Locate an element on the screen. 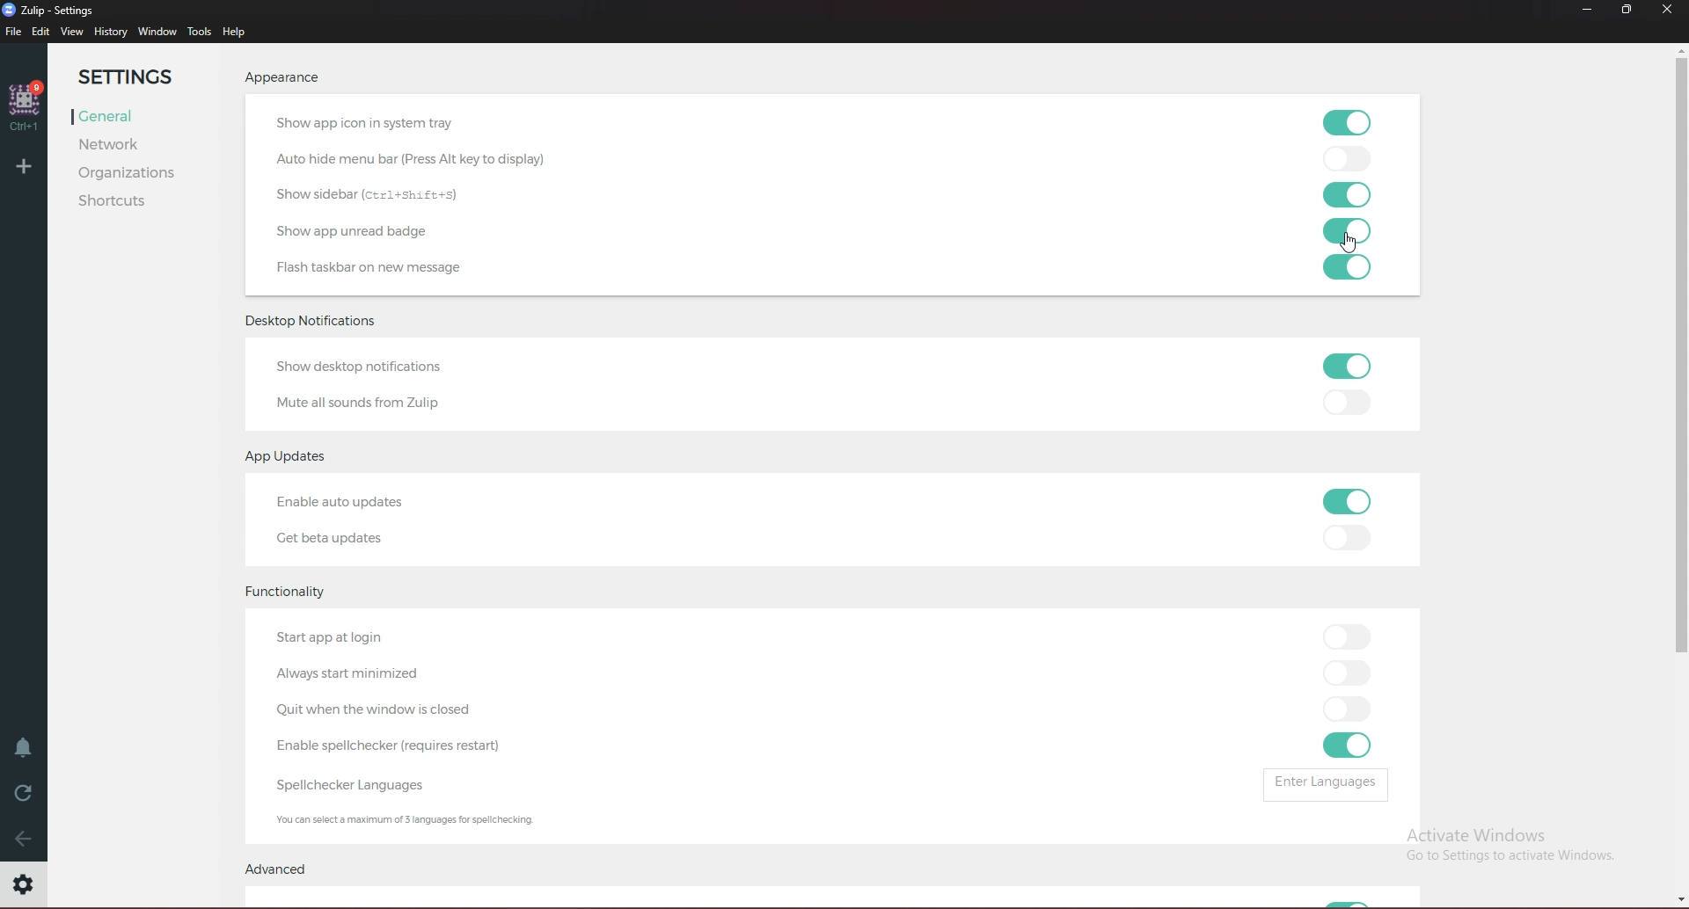  home is located at coordinates (26, 107).